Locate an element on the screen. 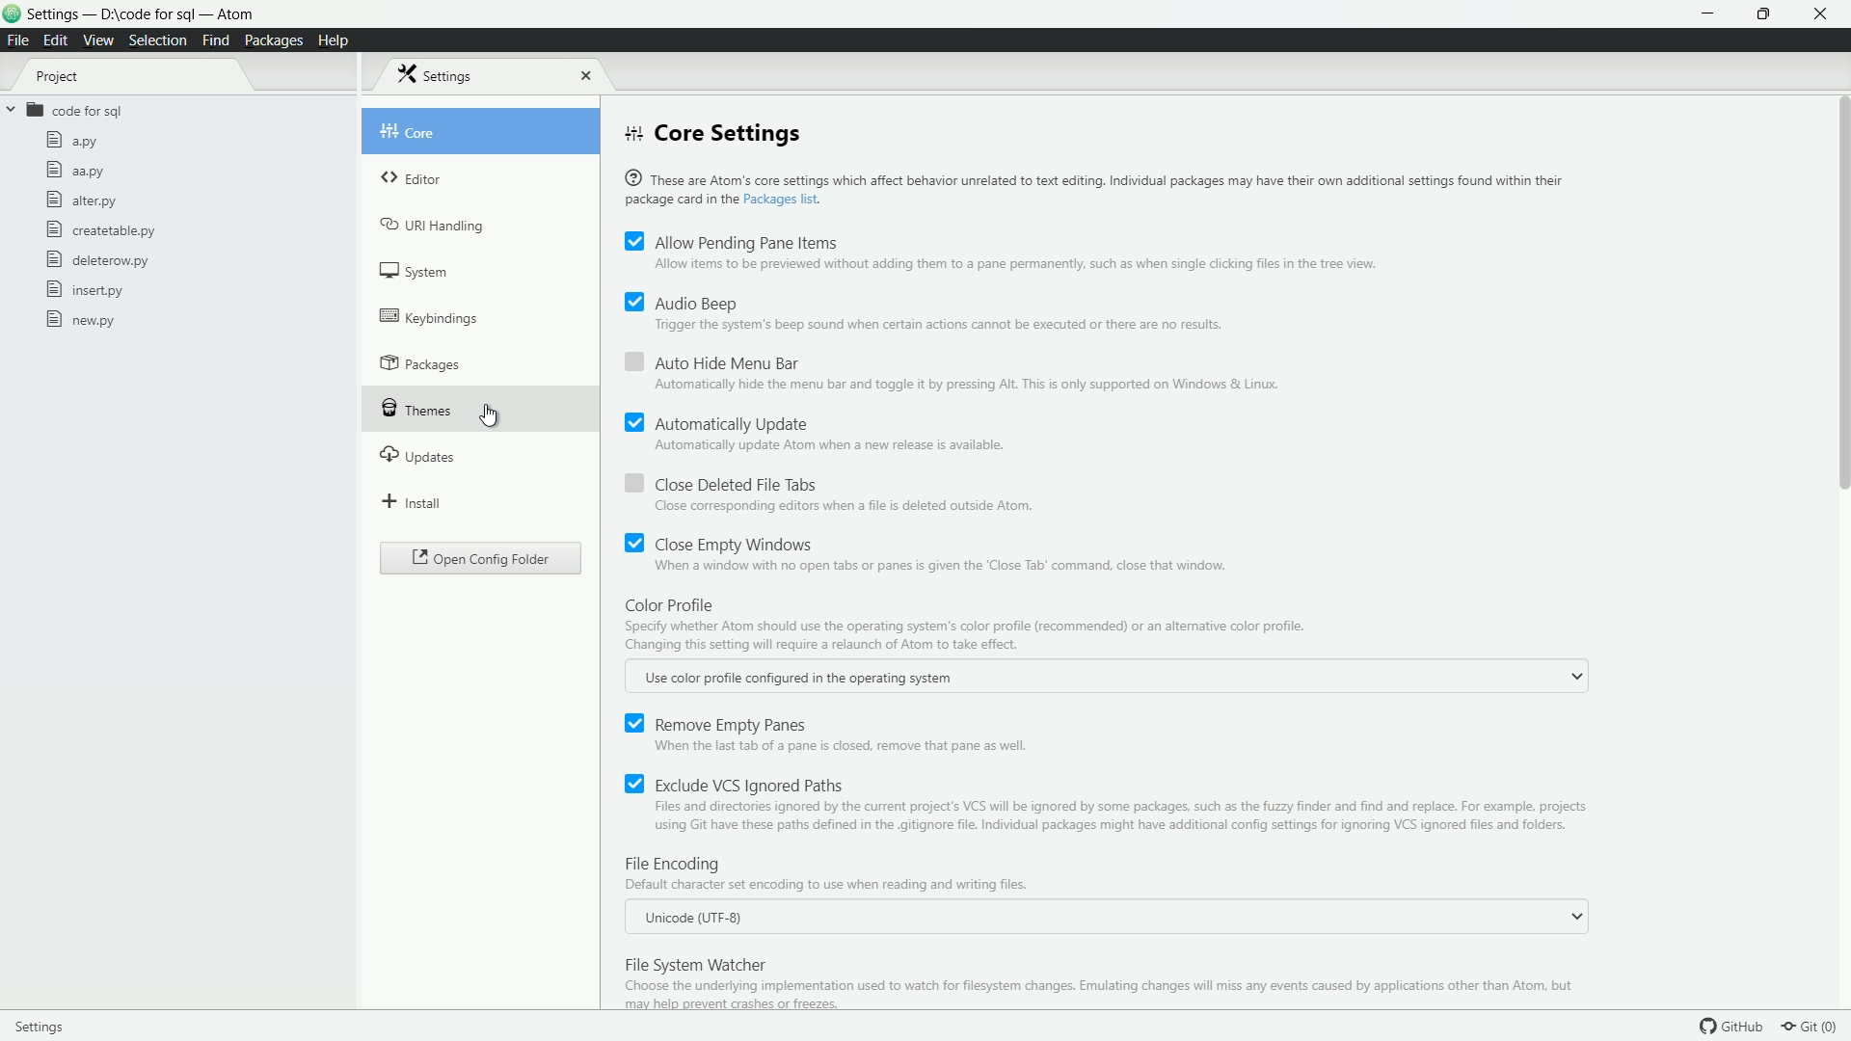  view menu is located at coordinates (96, 40).